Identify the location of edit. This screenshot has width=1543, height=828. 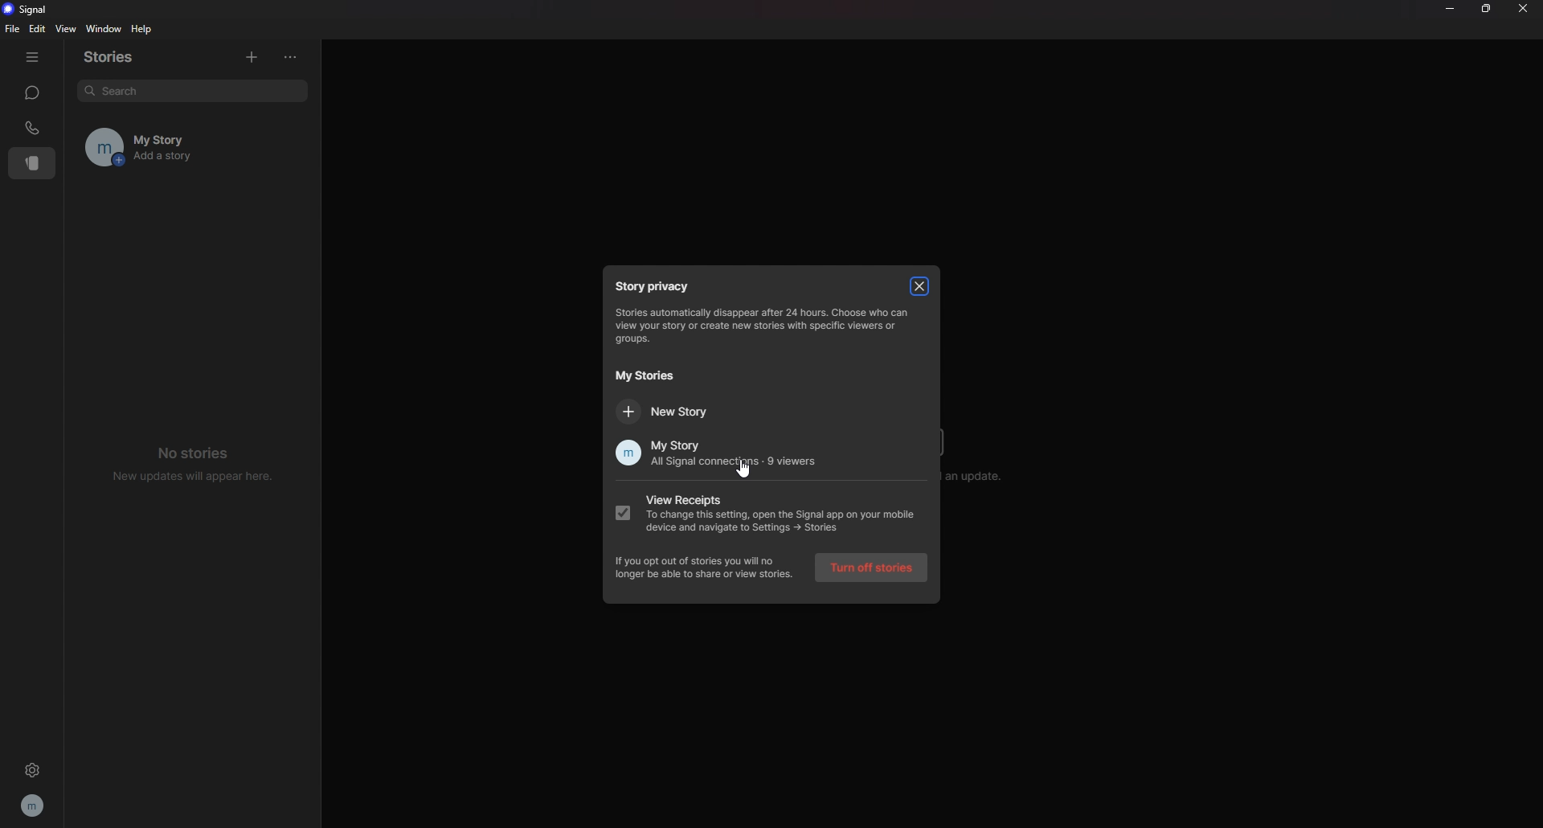
(37, 29).